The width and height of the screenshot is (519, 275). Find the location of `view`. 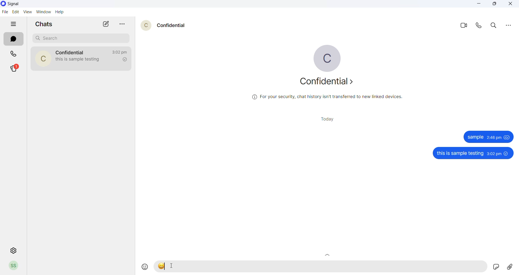

view is located at coordinates (29, 12).